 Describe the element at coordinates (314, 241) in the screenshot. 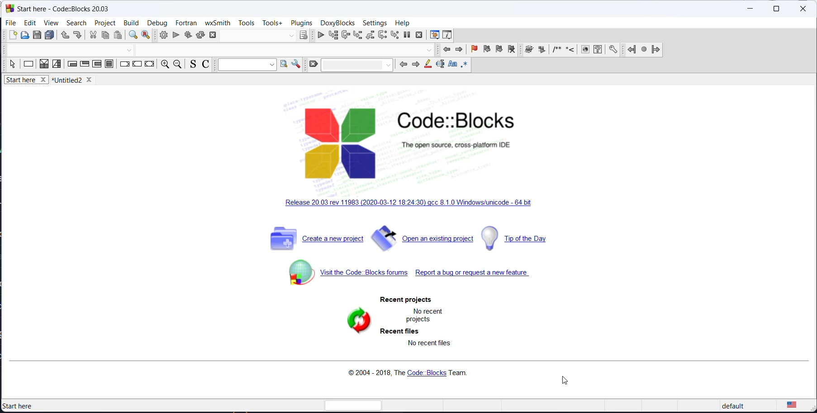

I see `create new project` at that location.